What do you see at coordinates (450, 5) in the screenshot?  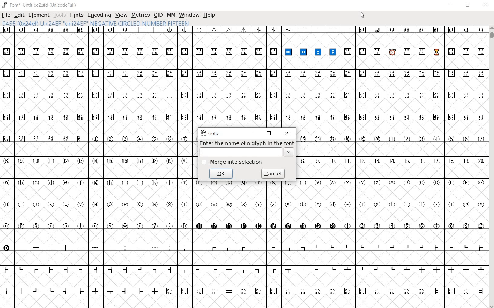 I see `MINIMIZE` at bounding box center [450, 5].